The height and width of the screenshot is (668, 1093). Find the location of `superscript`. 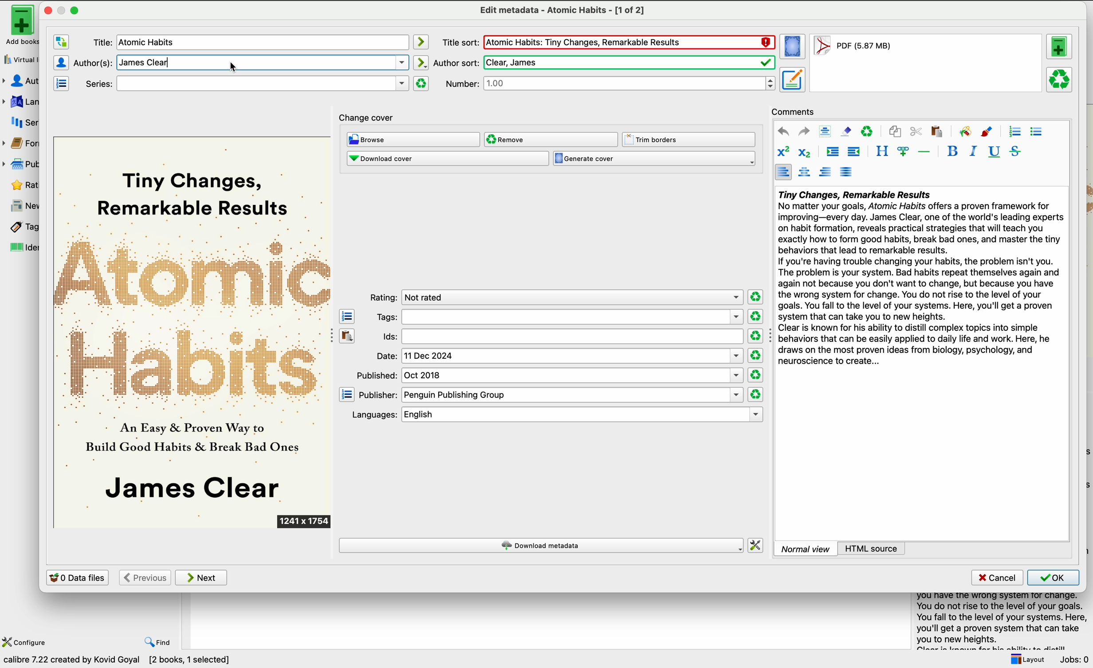

superscript is located at coordinates (782, 152).